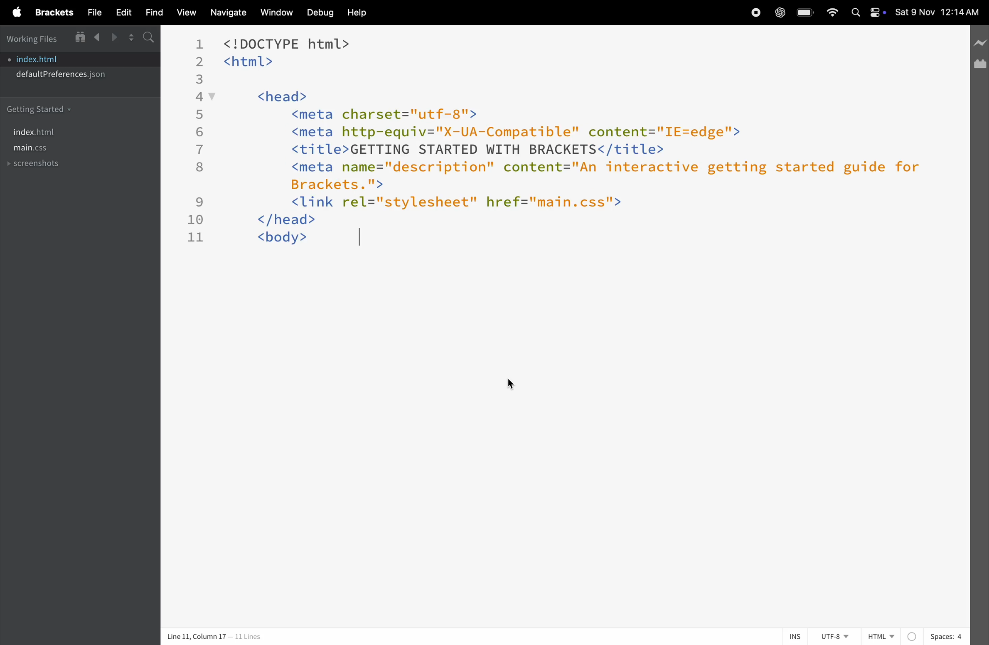 This screenshot has height=645, width=989. I want to click on backward, so click(97, 37).